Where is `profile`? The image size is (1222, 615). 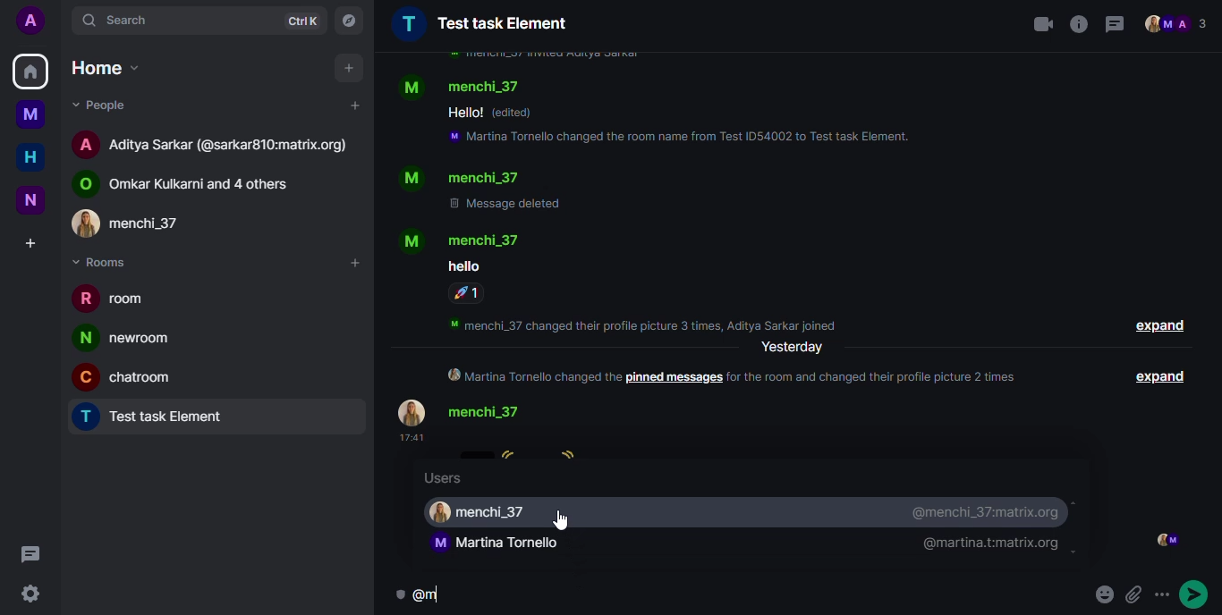
profile is located at coordinates (30, 21).